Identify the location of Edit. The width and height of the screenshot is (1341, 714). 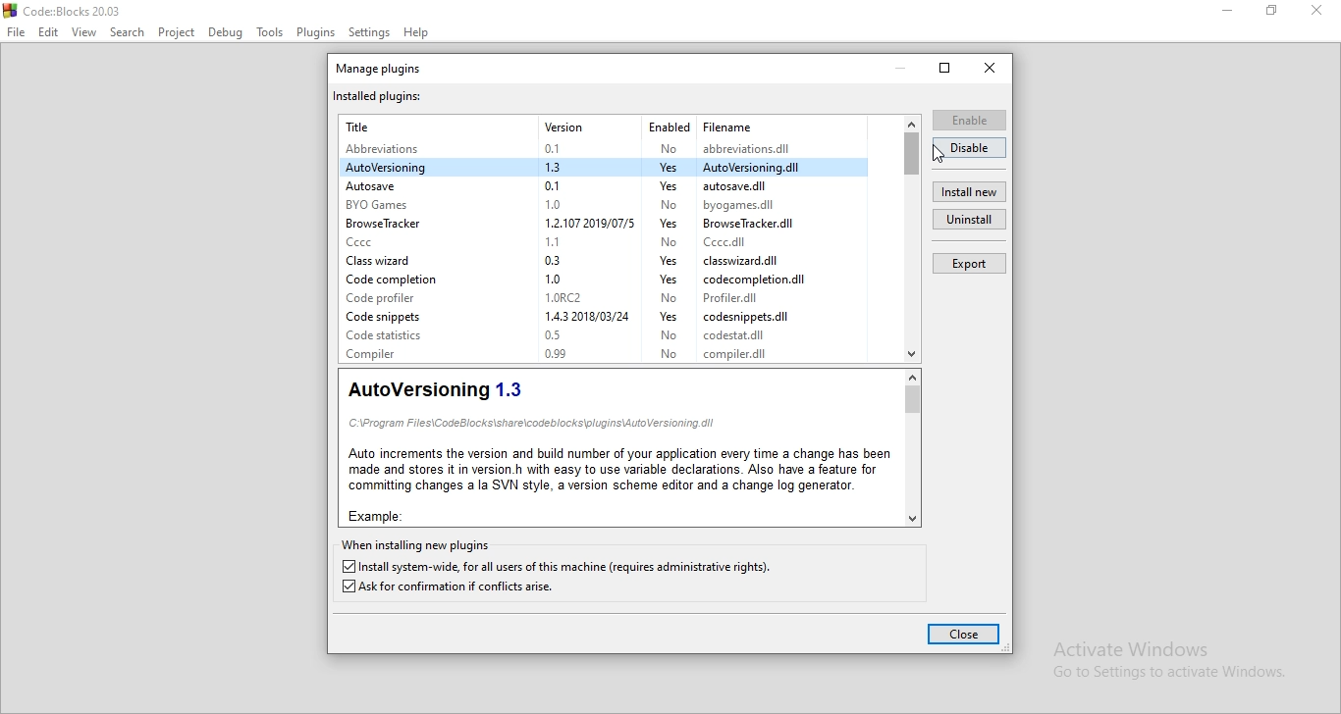
(48, 32).